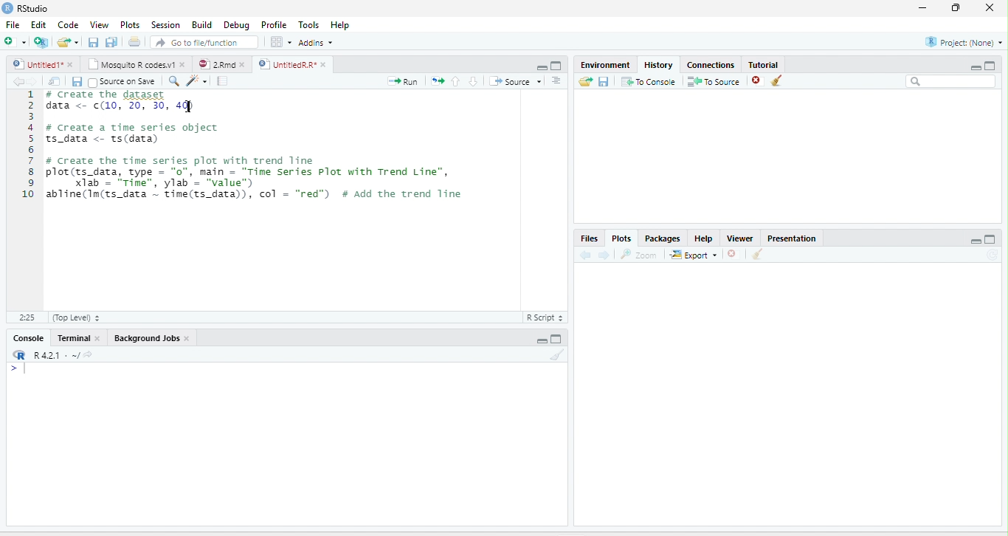 The height and width of the screenshot is (536, 1008). Describe the element at coordinates (621, 238) in the screenshot. I see `Plots` at that location.